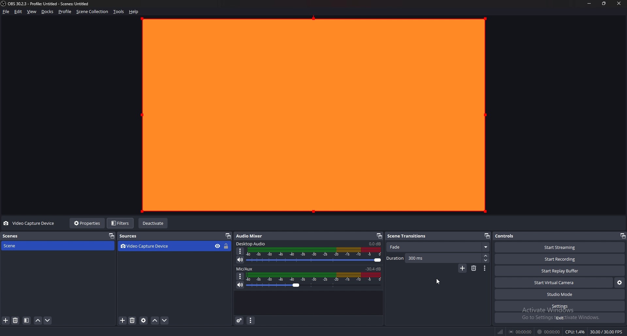 Image resolution: width=627 pixels, height=336 pixels. What do you see at coordinates (589, 4) in the screenshot?
I see `minimize` at bounding box center [589, 4].